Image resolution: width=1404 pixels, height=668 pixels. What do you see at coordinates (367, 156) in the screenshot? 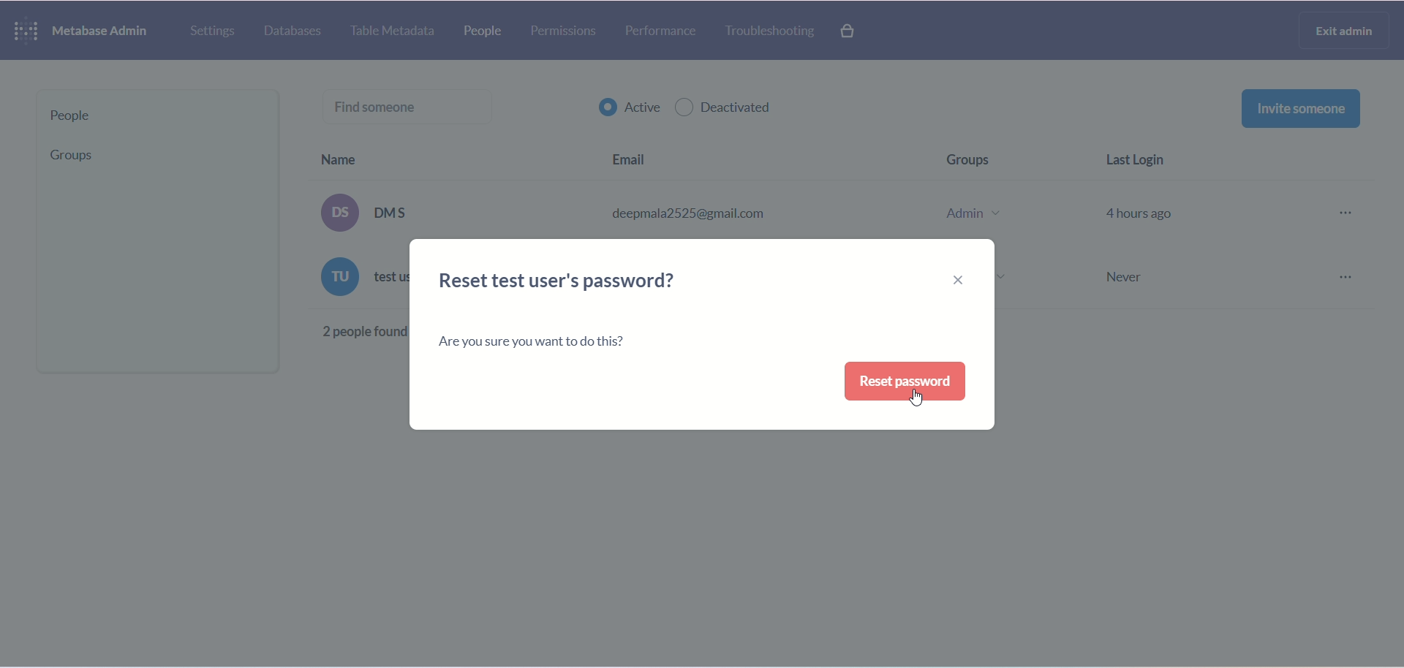
I see `name` at bounding box center [367, 156].